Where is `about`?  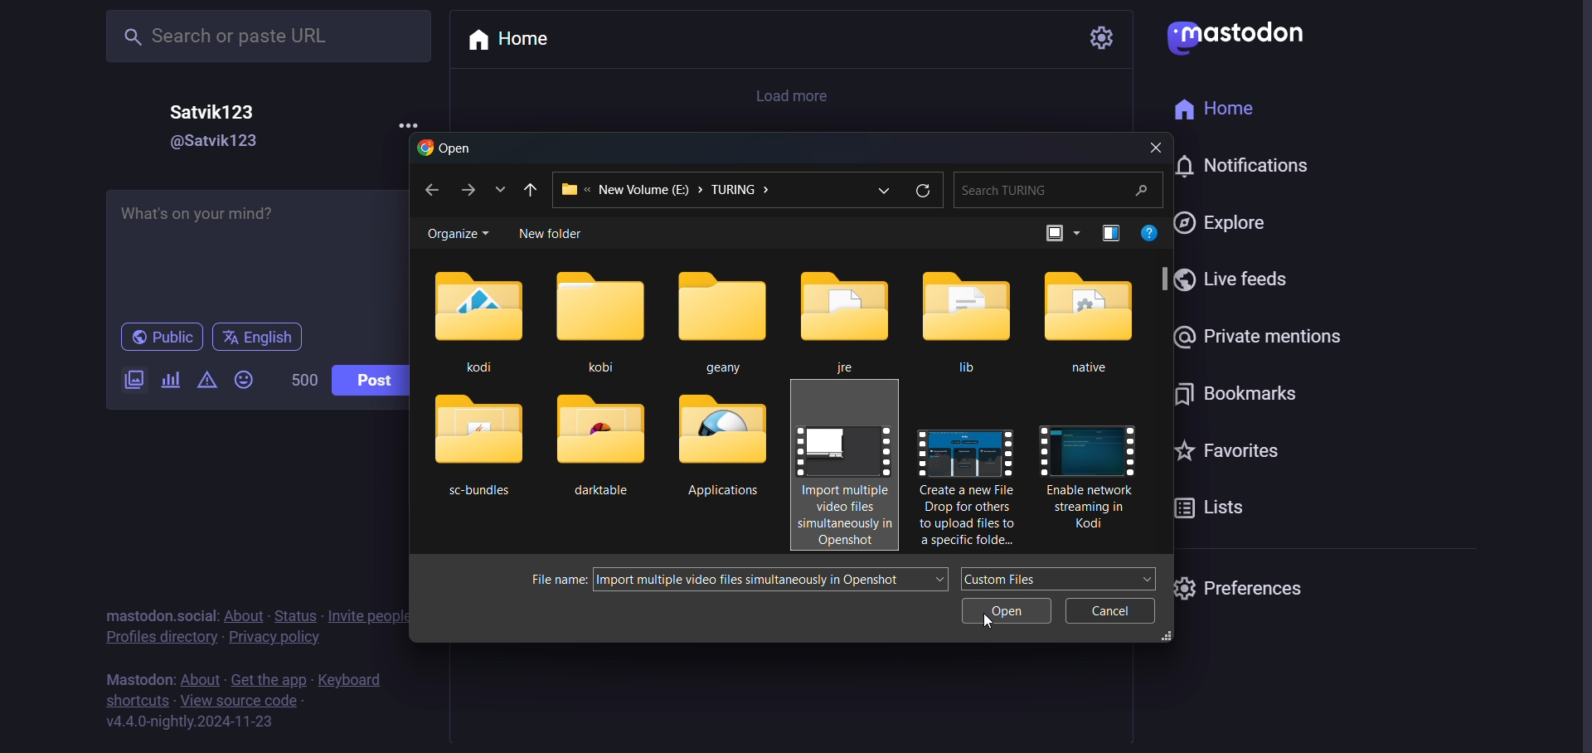
about is located at coordinates (199, 678).